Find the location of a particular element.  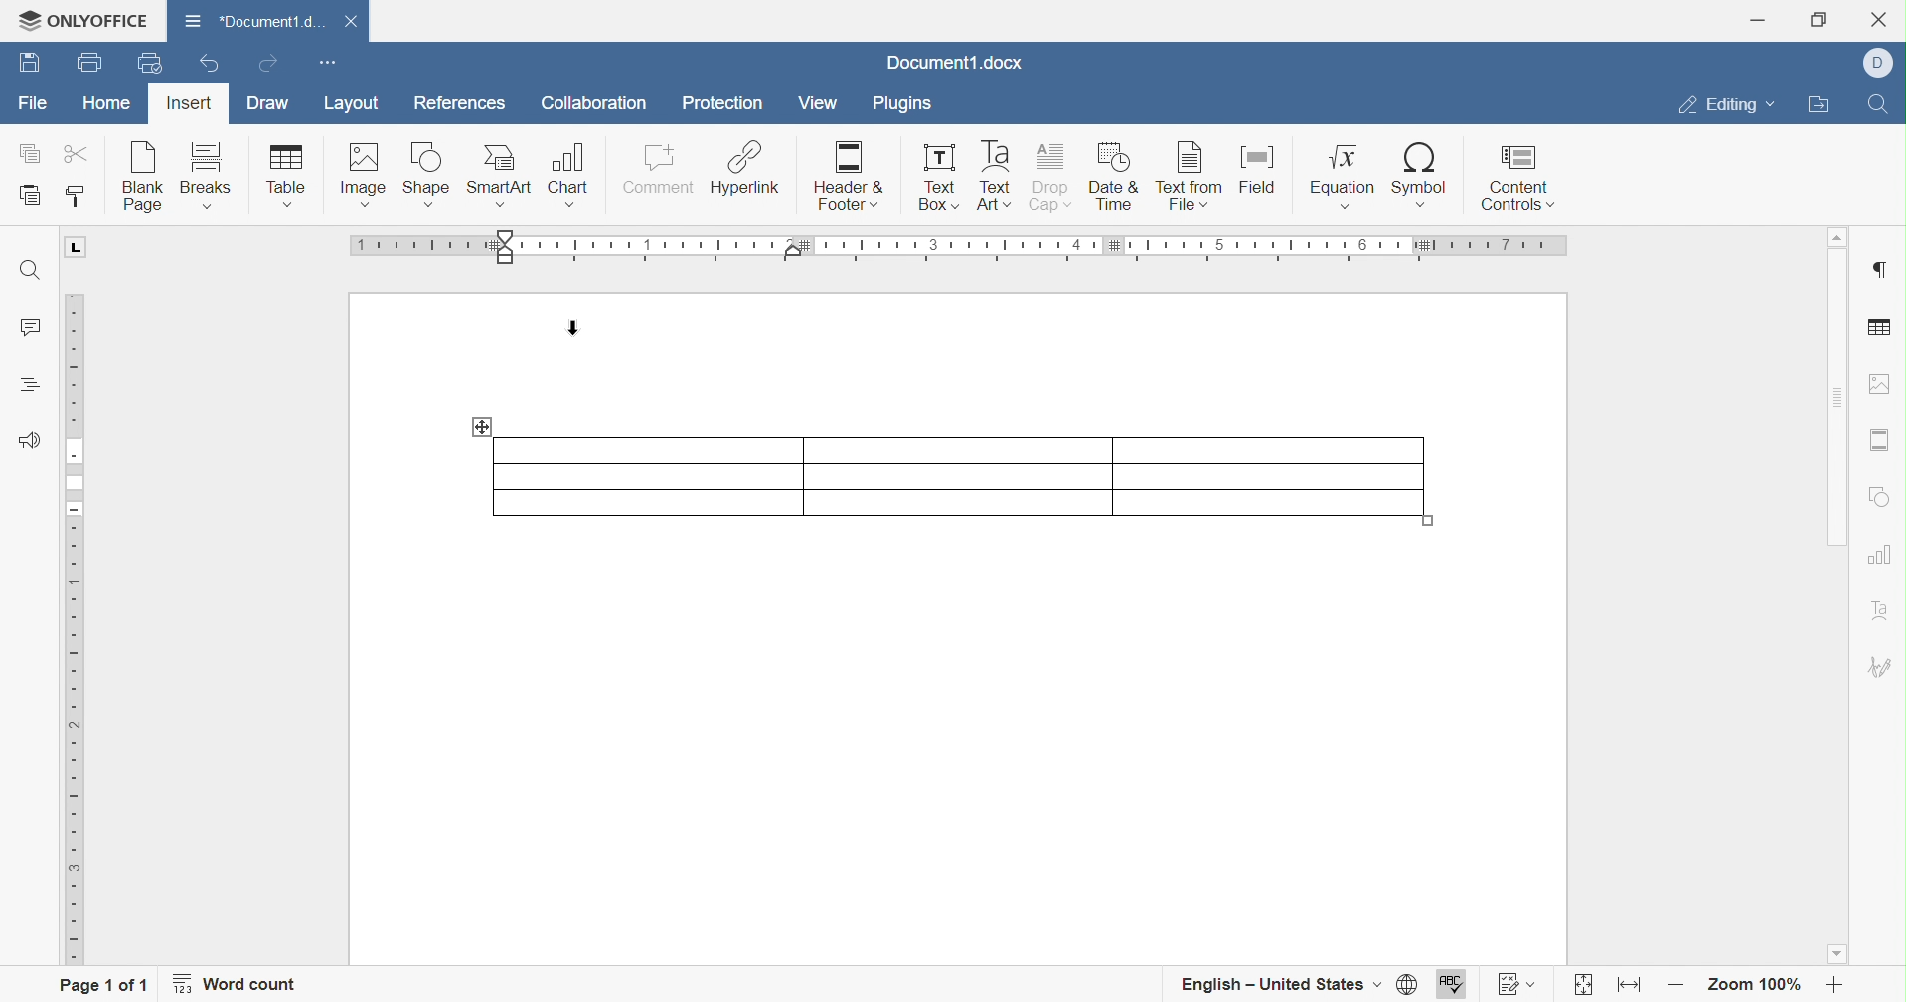

Headings is located at coordinates (33, 385).